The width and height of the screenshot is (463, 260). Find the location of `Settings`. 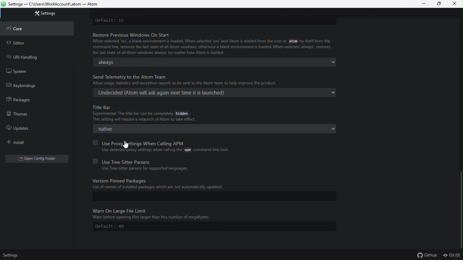

Settings is located at coordinates (14, 255).